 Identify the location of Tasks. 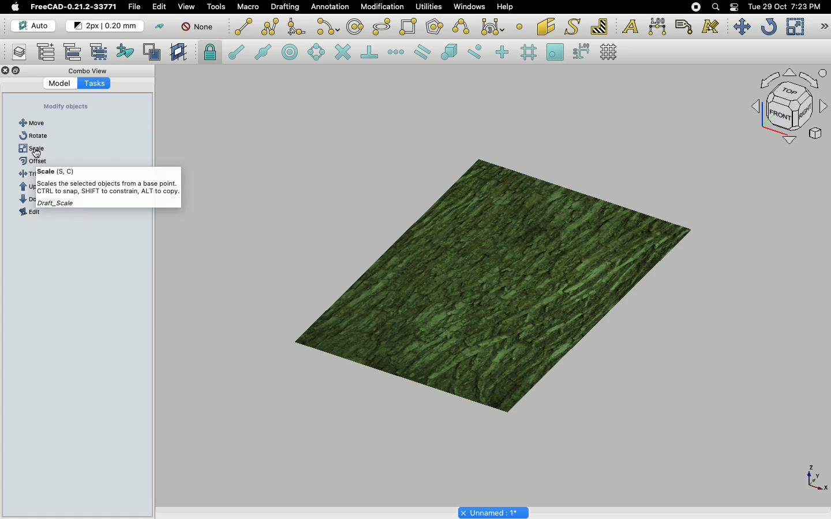
(93, 82).